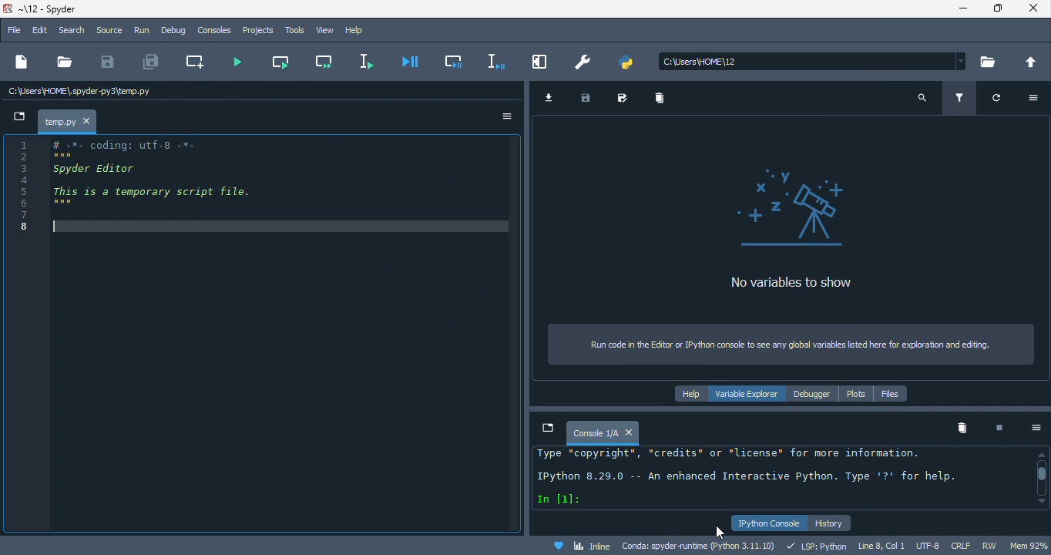 The height and width of the screenshot is (555, 1051). Describe the element at coordinates (993, 546) in the screenshot. I see `rw` at that location.